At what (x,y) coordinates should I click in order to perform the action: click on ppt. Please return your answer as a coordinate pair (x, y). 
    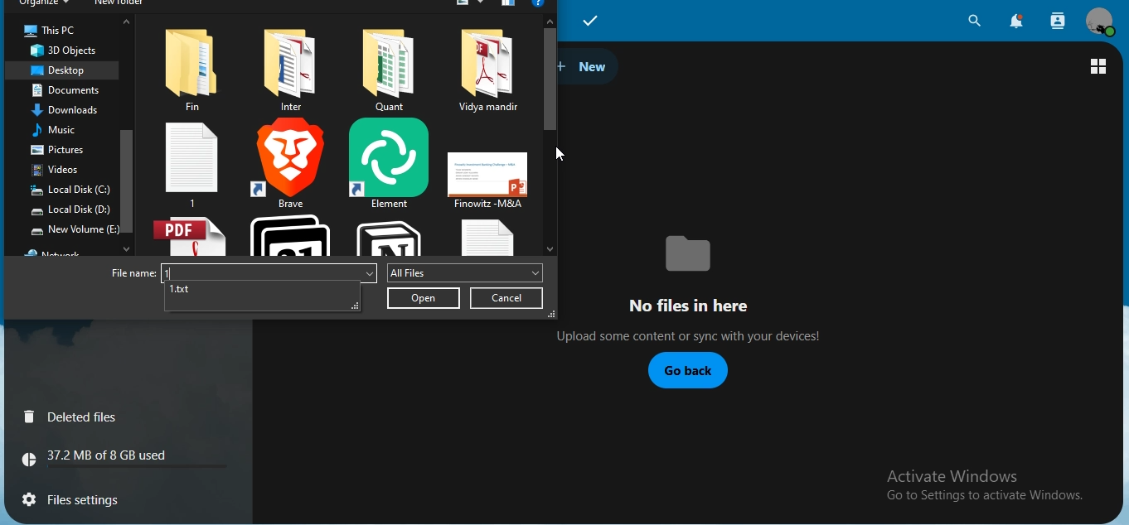
    Looking at the image, I should click on (487, 180).